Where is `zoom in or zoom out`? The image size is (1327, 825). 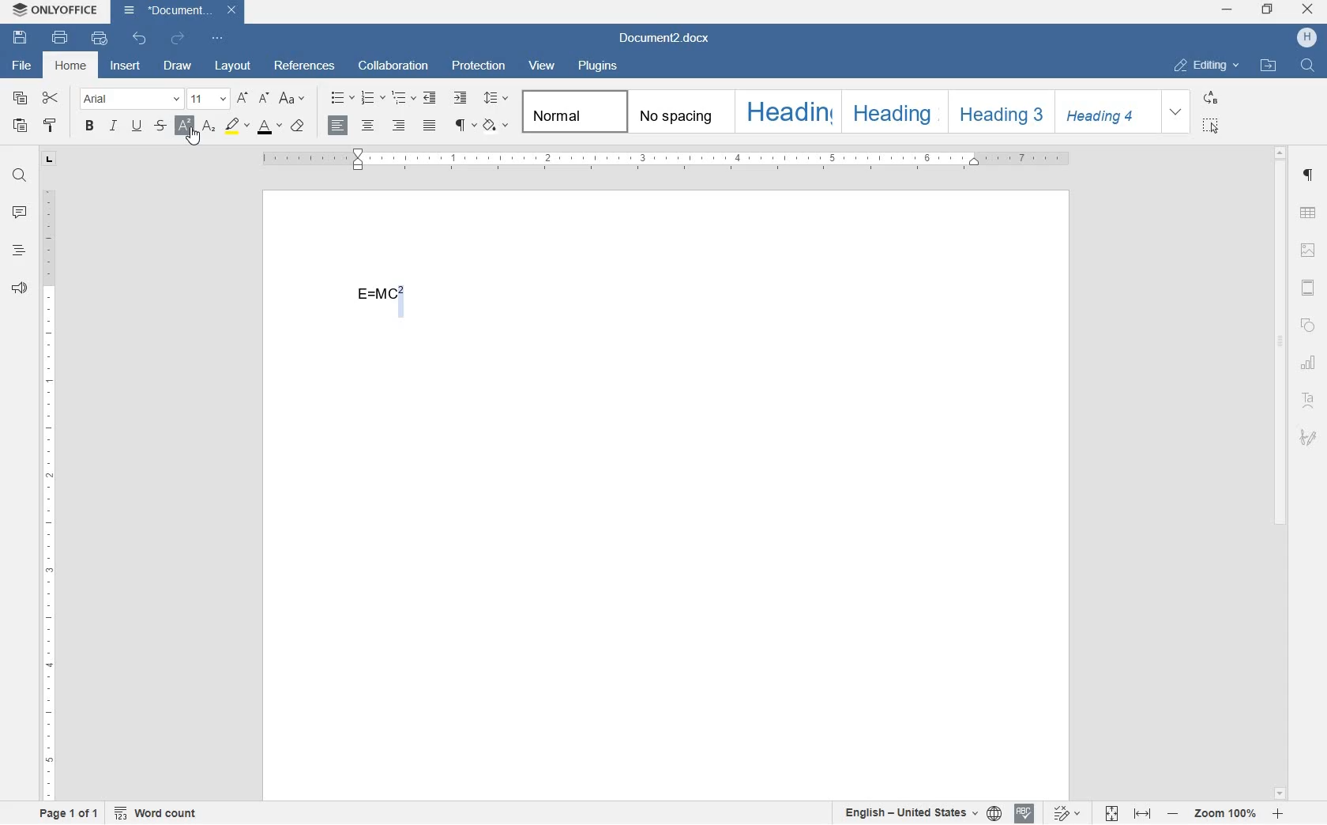 zoom in or zoom out is located at coordinates (1223, 815).